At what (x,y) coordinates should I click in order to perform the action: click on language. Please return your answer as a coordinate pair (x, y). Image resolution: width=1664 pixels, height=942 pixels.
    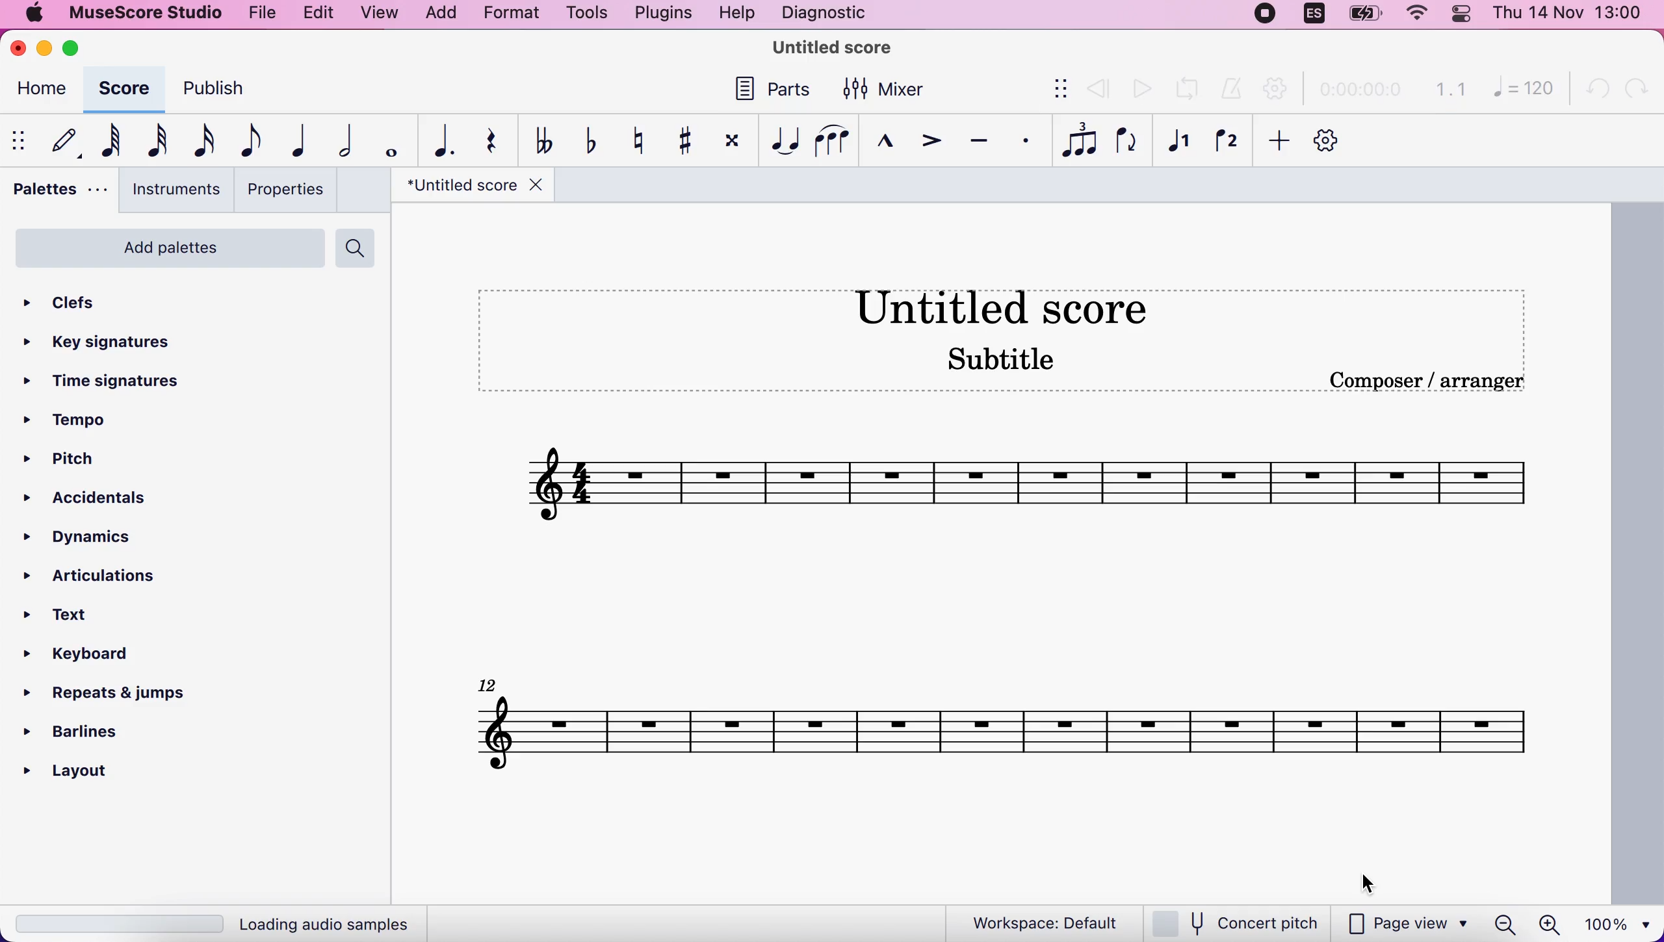
    Looking at the image, I should click on (1310, 18).